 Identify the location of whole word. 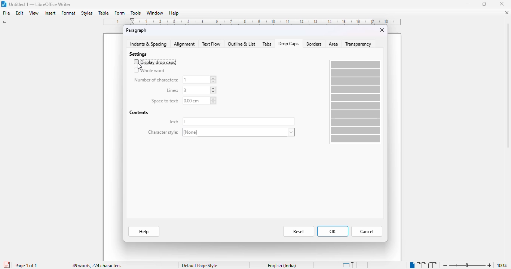
(149, 69).